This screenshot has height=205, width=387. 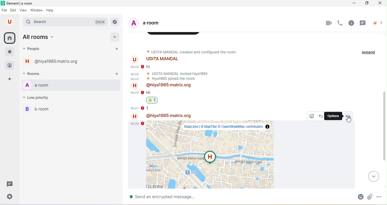 I want to click on attachment, so click(x=371, y=197).